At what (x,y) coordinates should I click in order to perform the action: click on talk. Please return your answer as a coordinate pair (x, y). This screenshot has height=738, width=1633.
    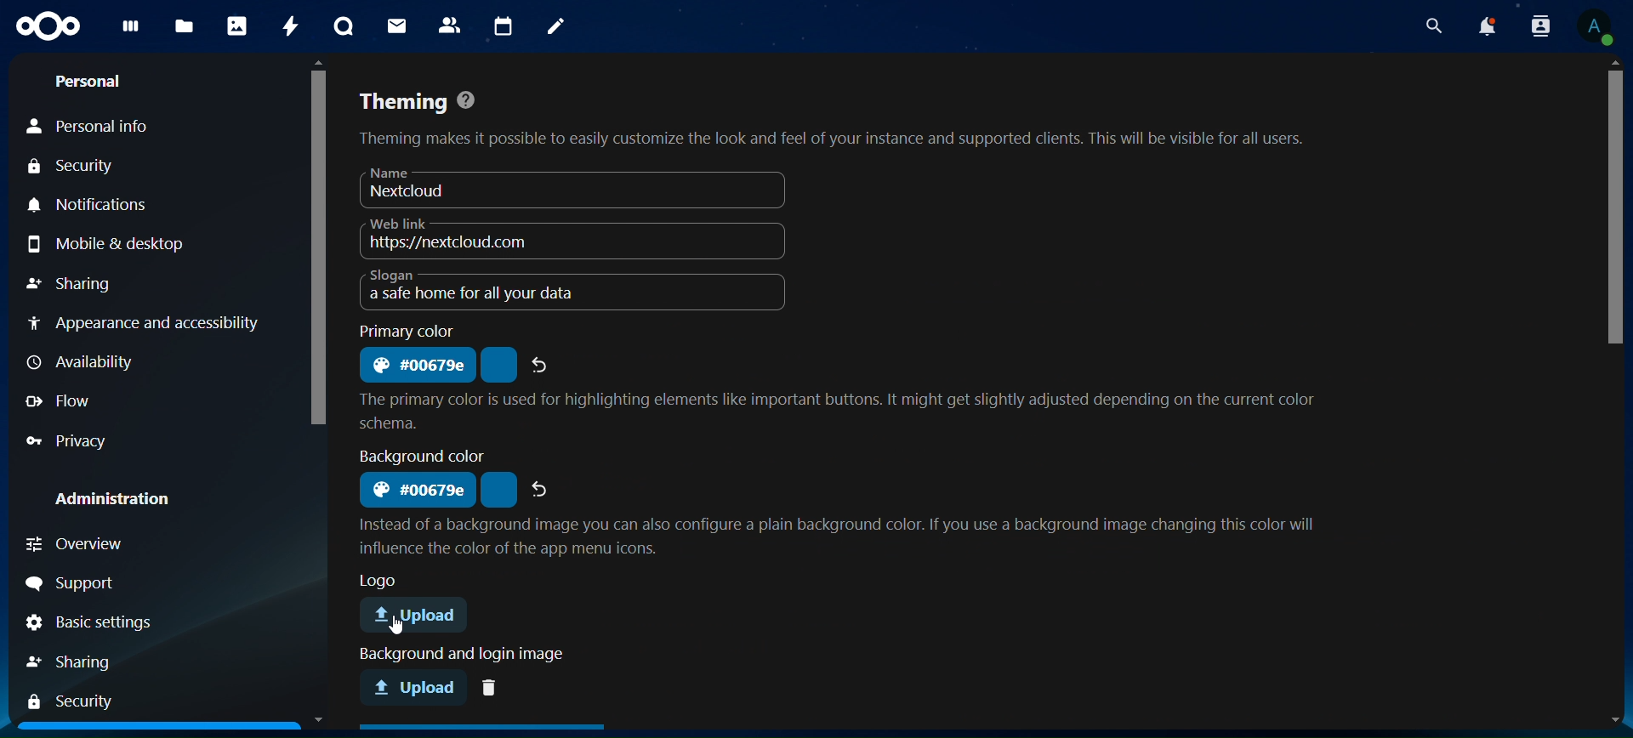
    Looking at the image, I should click on (344, 26).